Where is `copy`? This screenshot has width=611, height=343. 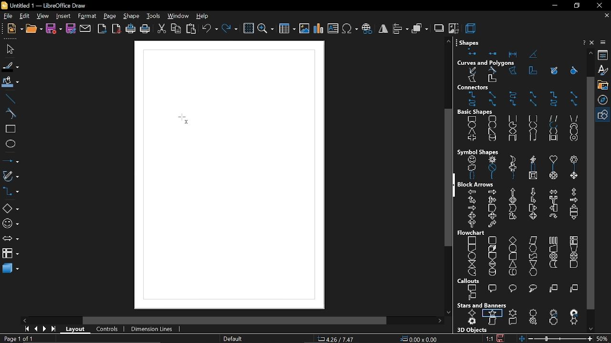
copy is located at coordinates (176, 29).